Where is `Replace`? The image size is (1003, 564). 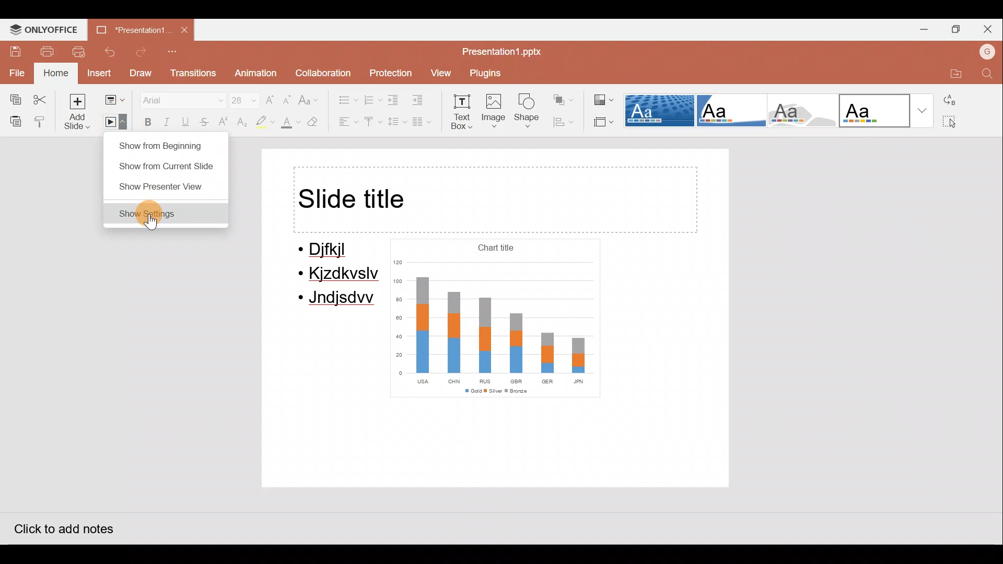 Replace is located at coordinates (955, 103).